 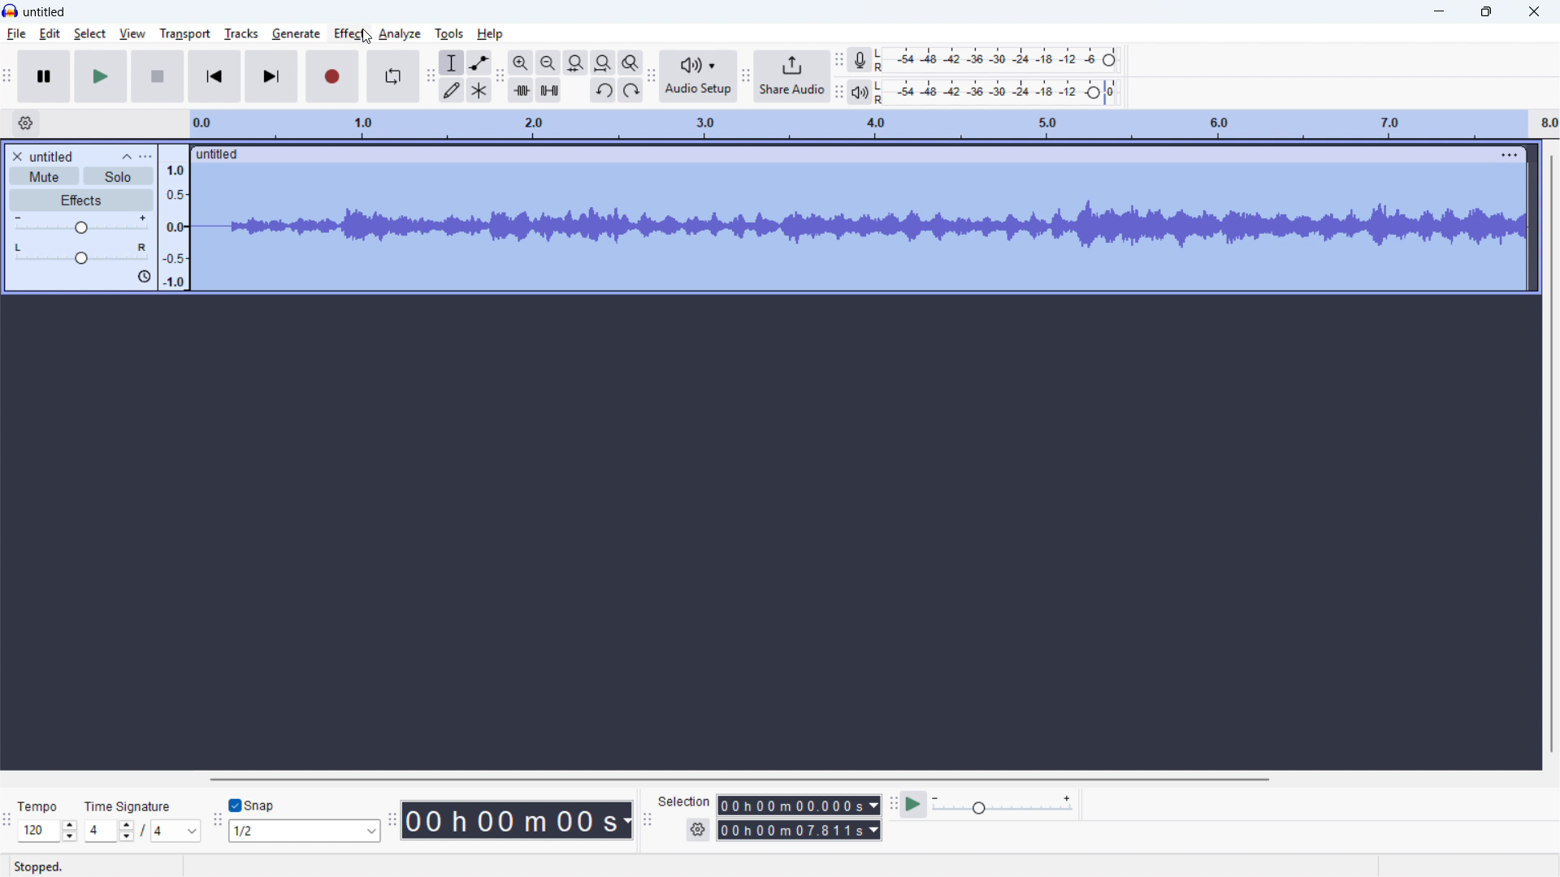 I want to click on skip to end, so click(x=273, y=76).